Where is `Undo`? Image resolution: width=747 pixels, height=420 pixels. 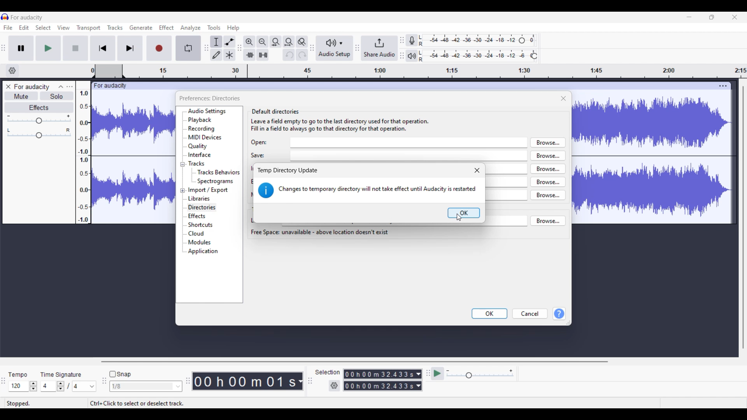 Undo is located at coordinates (289, 55).